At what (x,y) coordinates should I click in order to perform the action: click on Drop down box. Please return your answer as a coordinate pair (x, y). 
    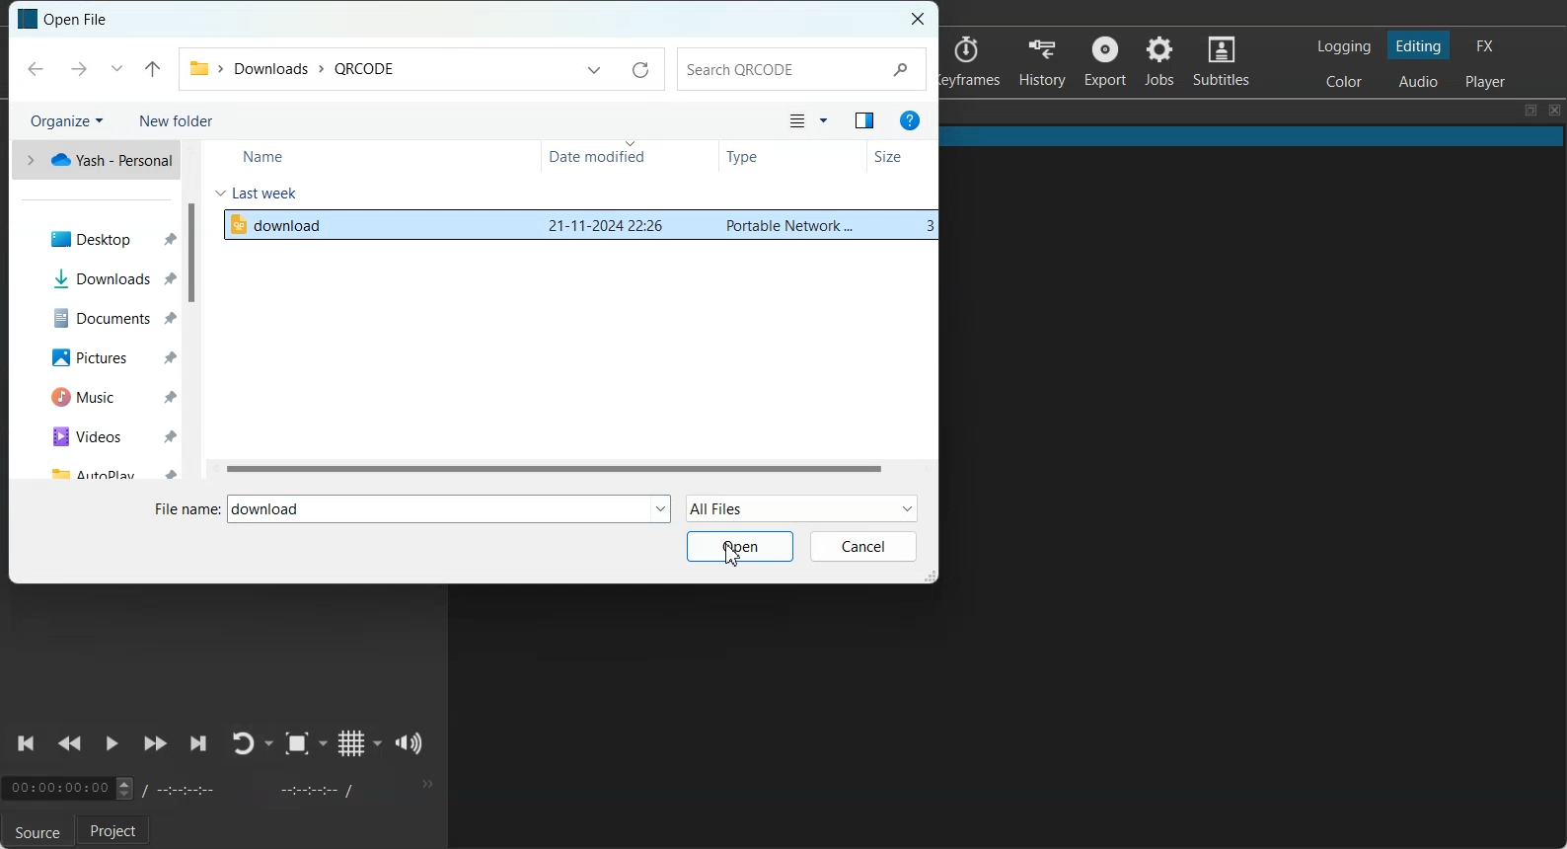
    Looking at the image, I should click on (324, 743).